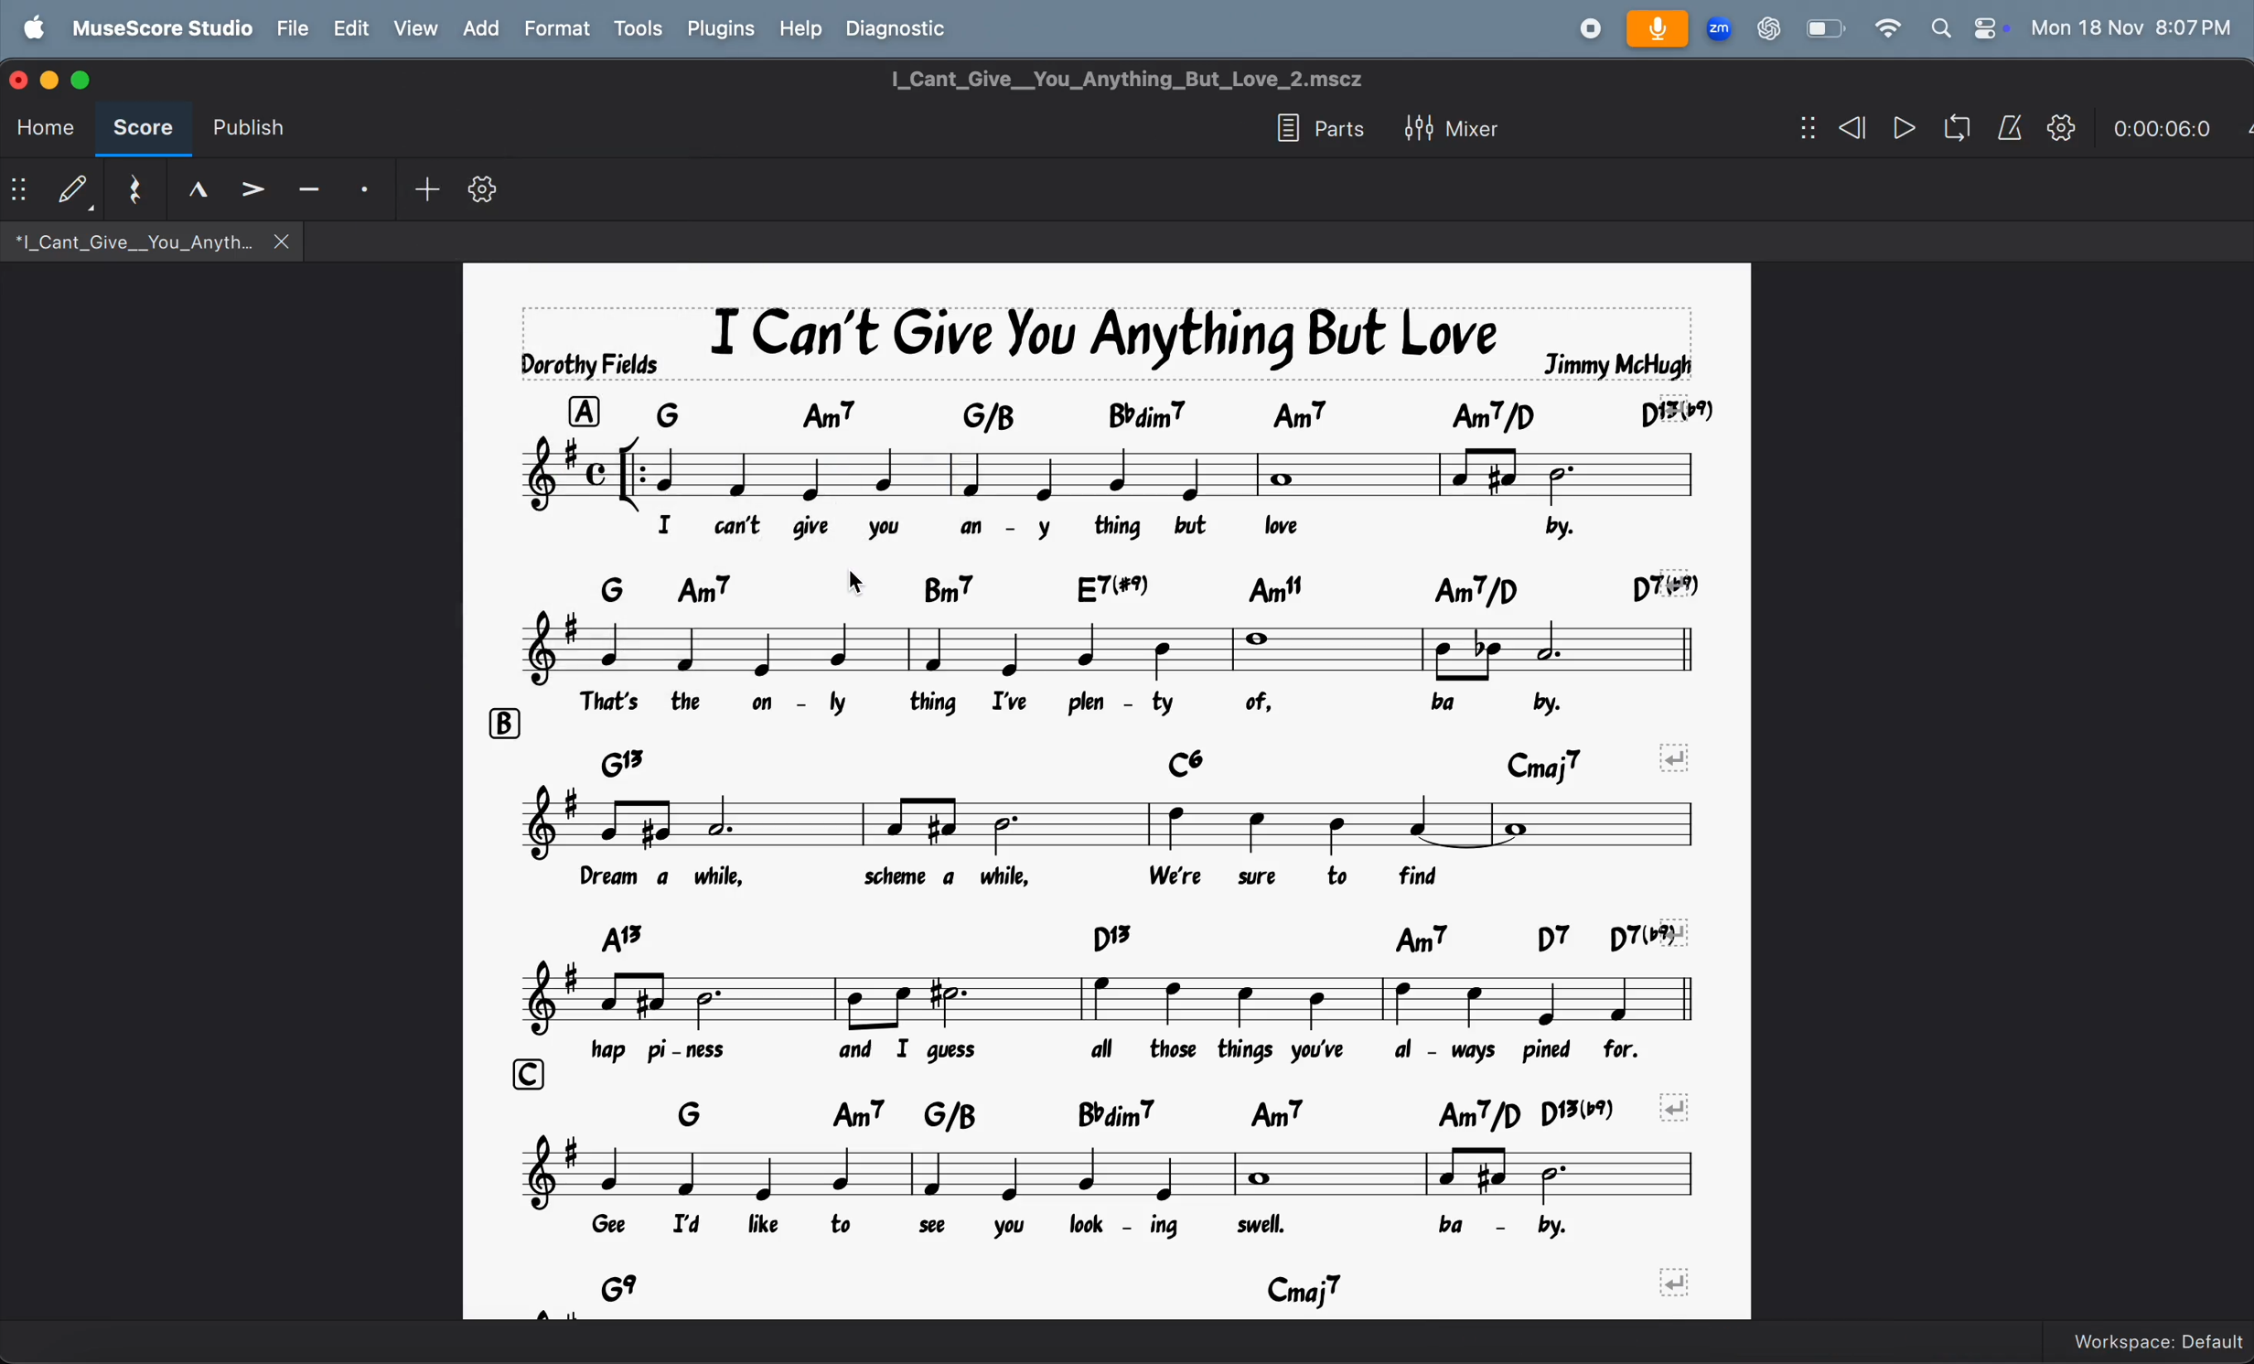 This screenshot has height=1364, width=2254. What do you see at coordinates (254, 184) in the screenshot?
I see `accent` at bounding box center [254, 184].